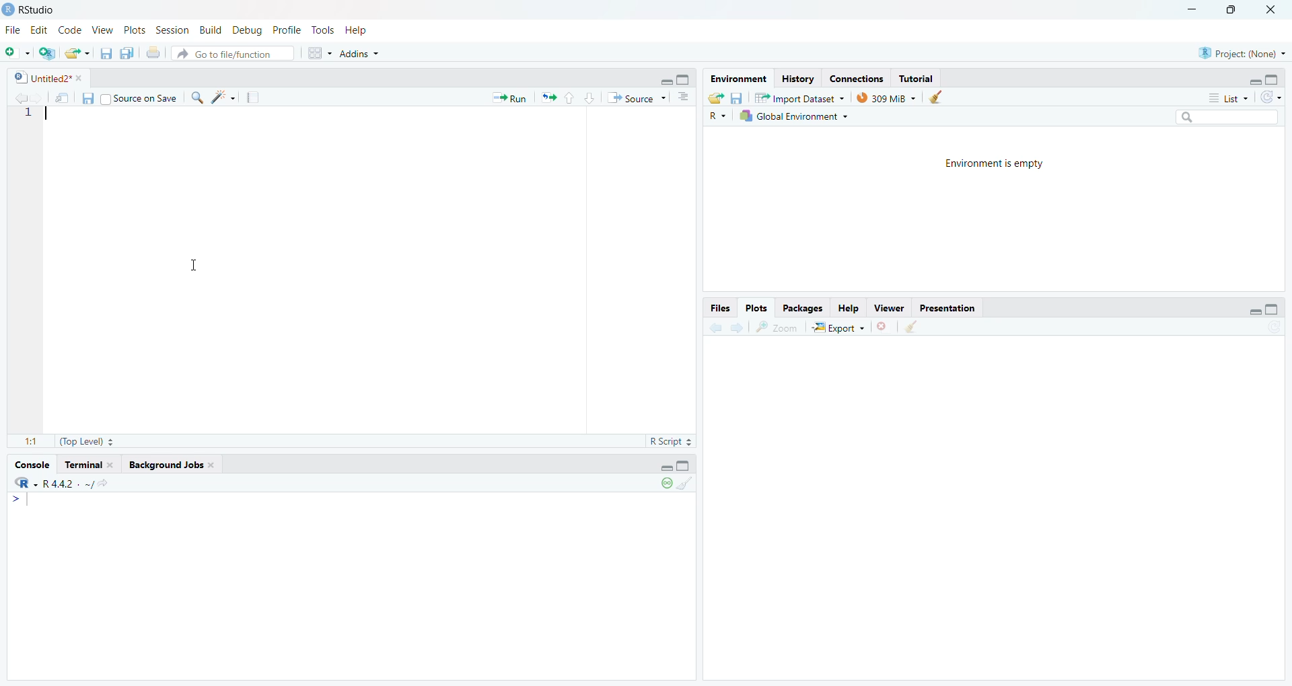 This screenshot has width=1292, height=686. What do you see at coordinates (63, 98) in the screenshot?
I see `move` at bounding box center [63, 98].